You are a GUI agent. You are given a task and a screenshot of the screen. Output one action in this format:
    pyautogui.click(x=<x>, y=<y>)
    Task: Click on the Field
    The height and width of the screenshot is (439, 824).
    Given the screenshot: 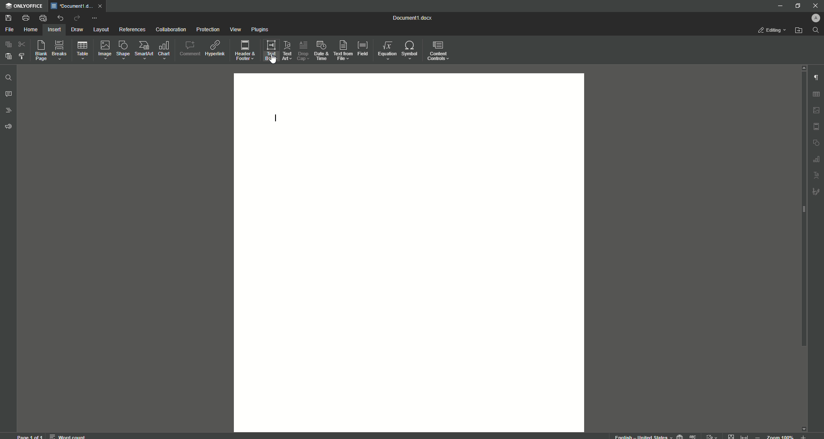 What is the action you would take?
    pyautogui.click(x=362, y=48)
    